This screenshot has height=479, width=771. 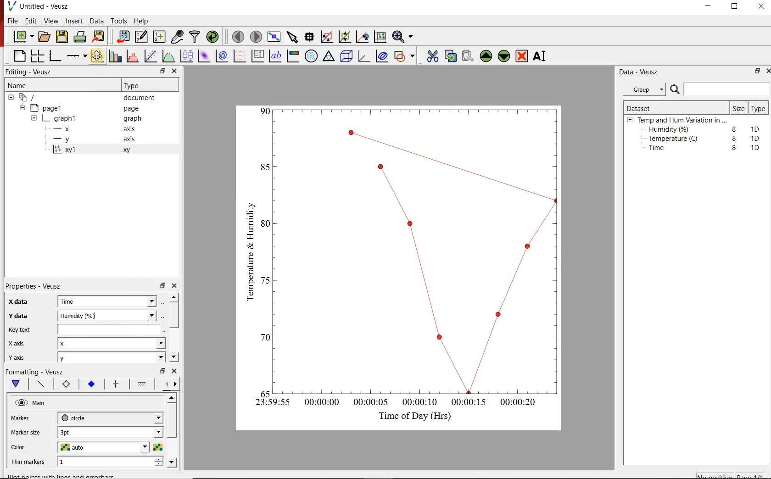 I want to click on 1D, so click(x=755, y=147).